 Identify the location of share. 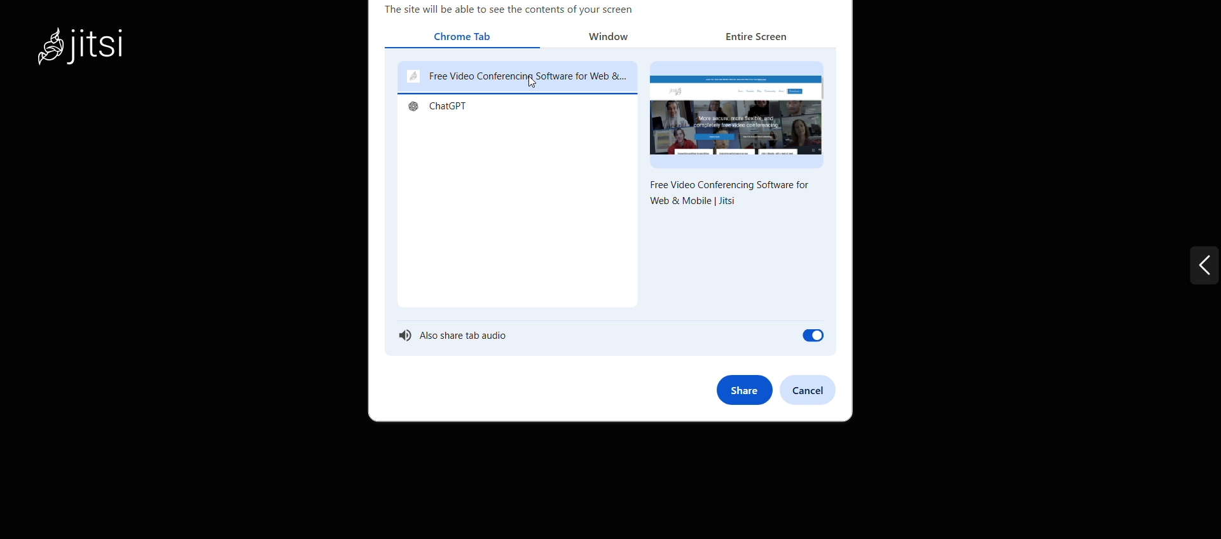
(743, 390).